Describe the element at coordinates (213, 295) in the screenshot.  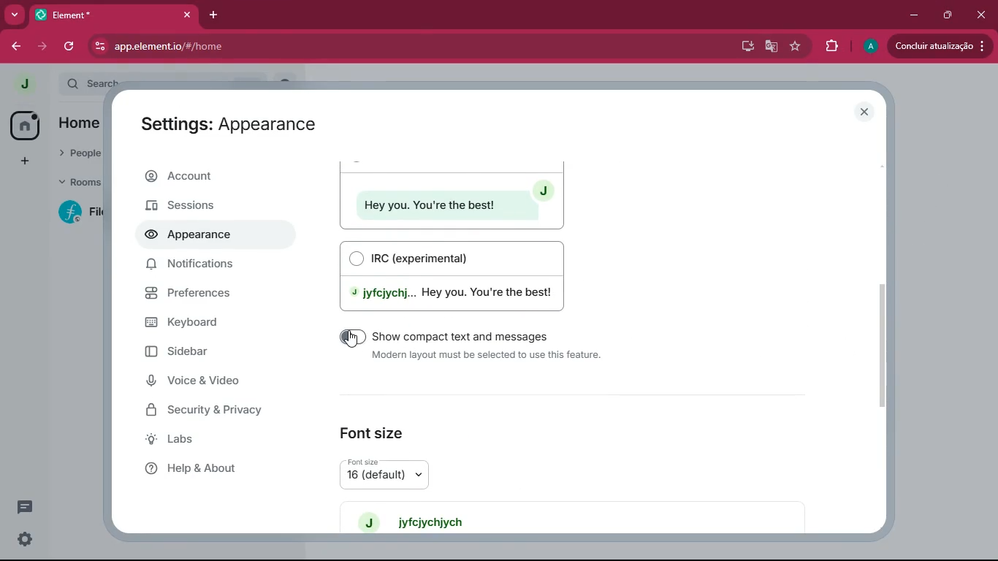
I see `preferences` at that location.